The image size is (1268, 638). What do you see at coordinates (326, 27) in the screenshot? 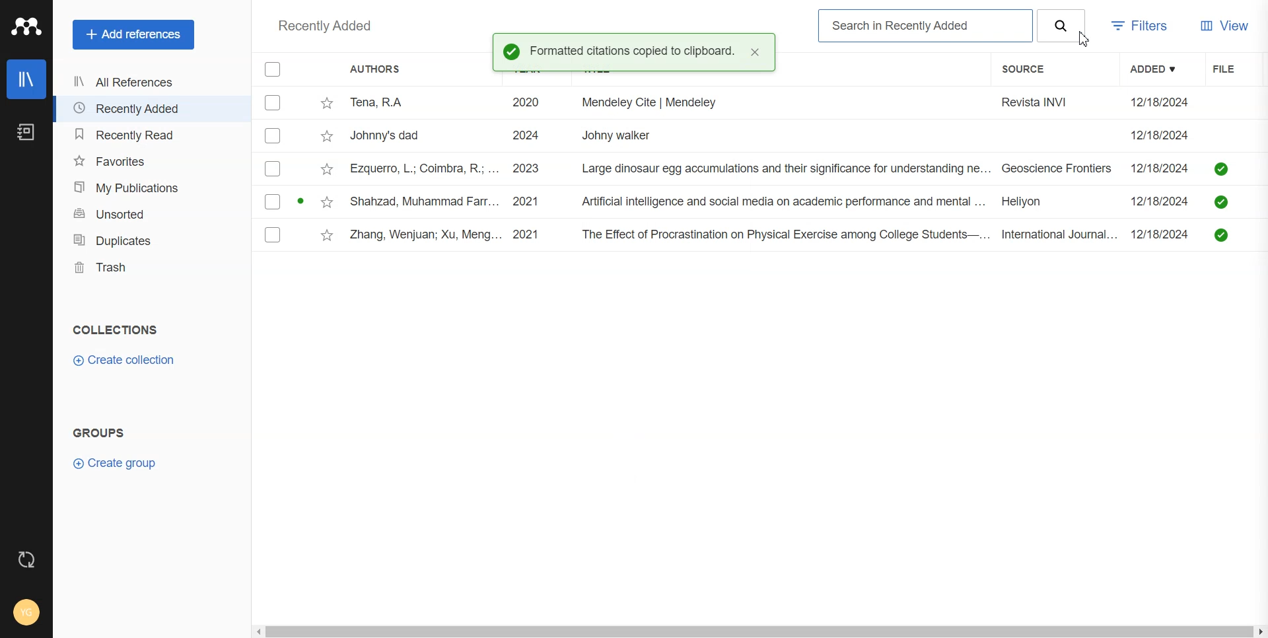
I see `Recently added ` at bounding box center [326, 27].